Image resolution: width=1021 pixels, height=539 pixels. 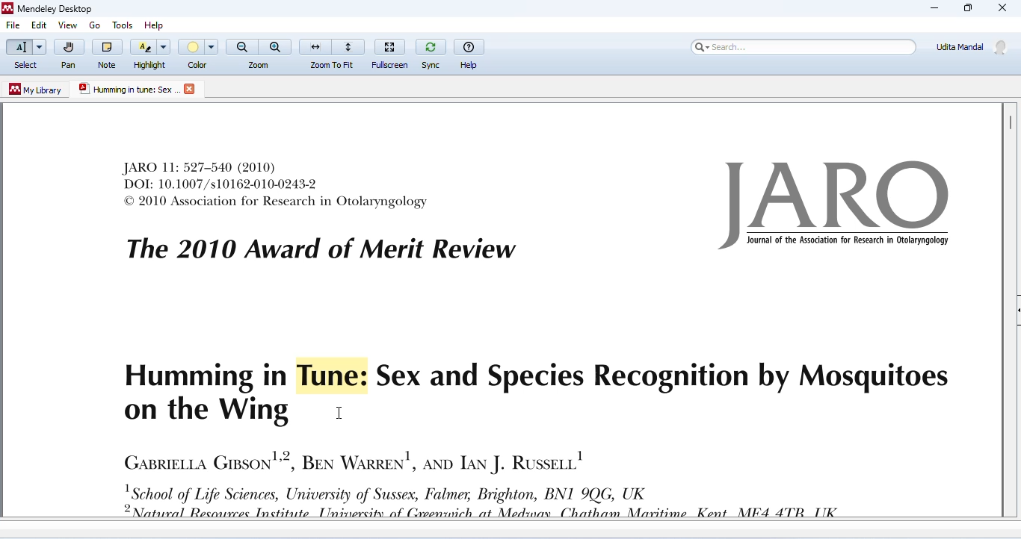 I want to click on view, so click(x=67, y=25).